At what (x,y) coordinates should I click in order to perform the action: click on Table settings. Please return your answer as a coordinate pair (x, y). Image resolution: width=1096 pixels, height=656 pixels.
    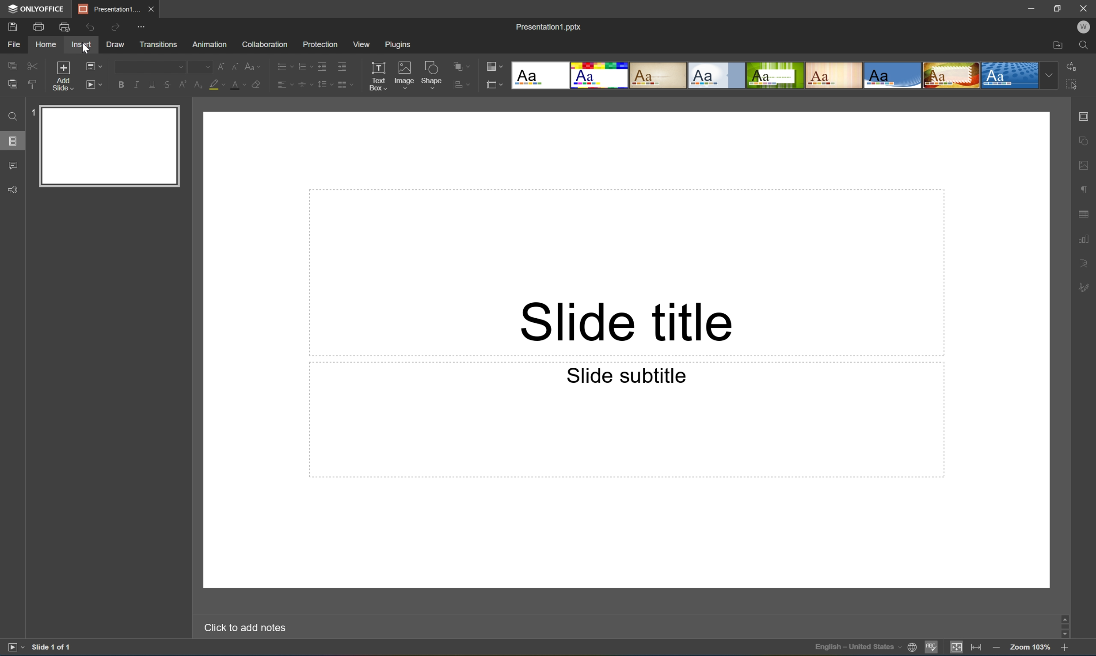
    Looking at the image, I should click on (1086, 214).